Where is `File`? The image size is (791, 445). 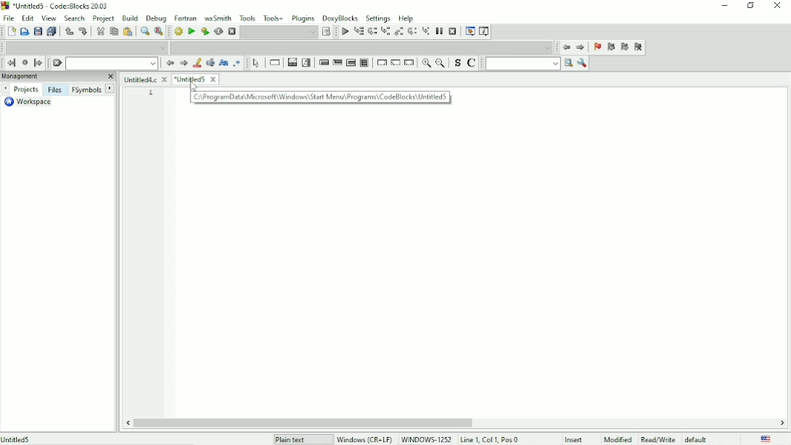
File is located at coordinates (9, 18).